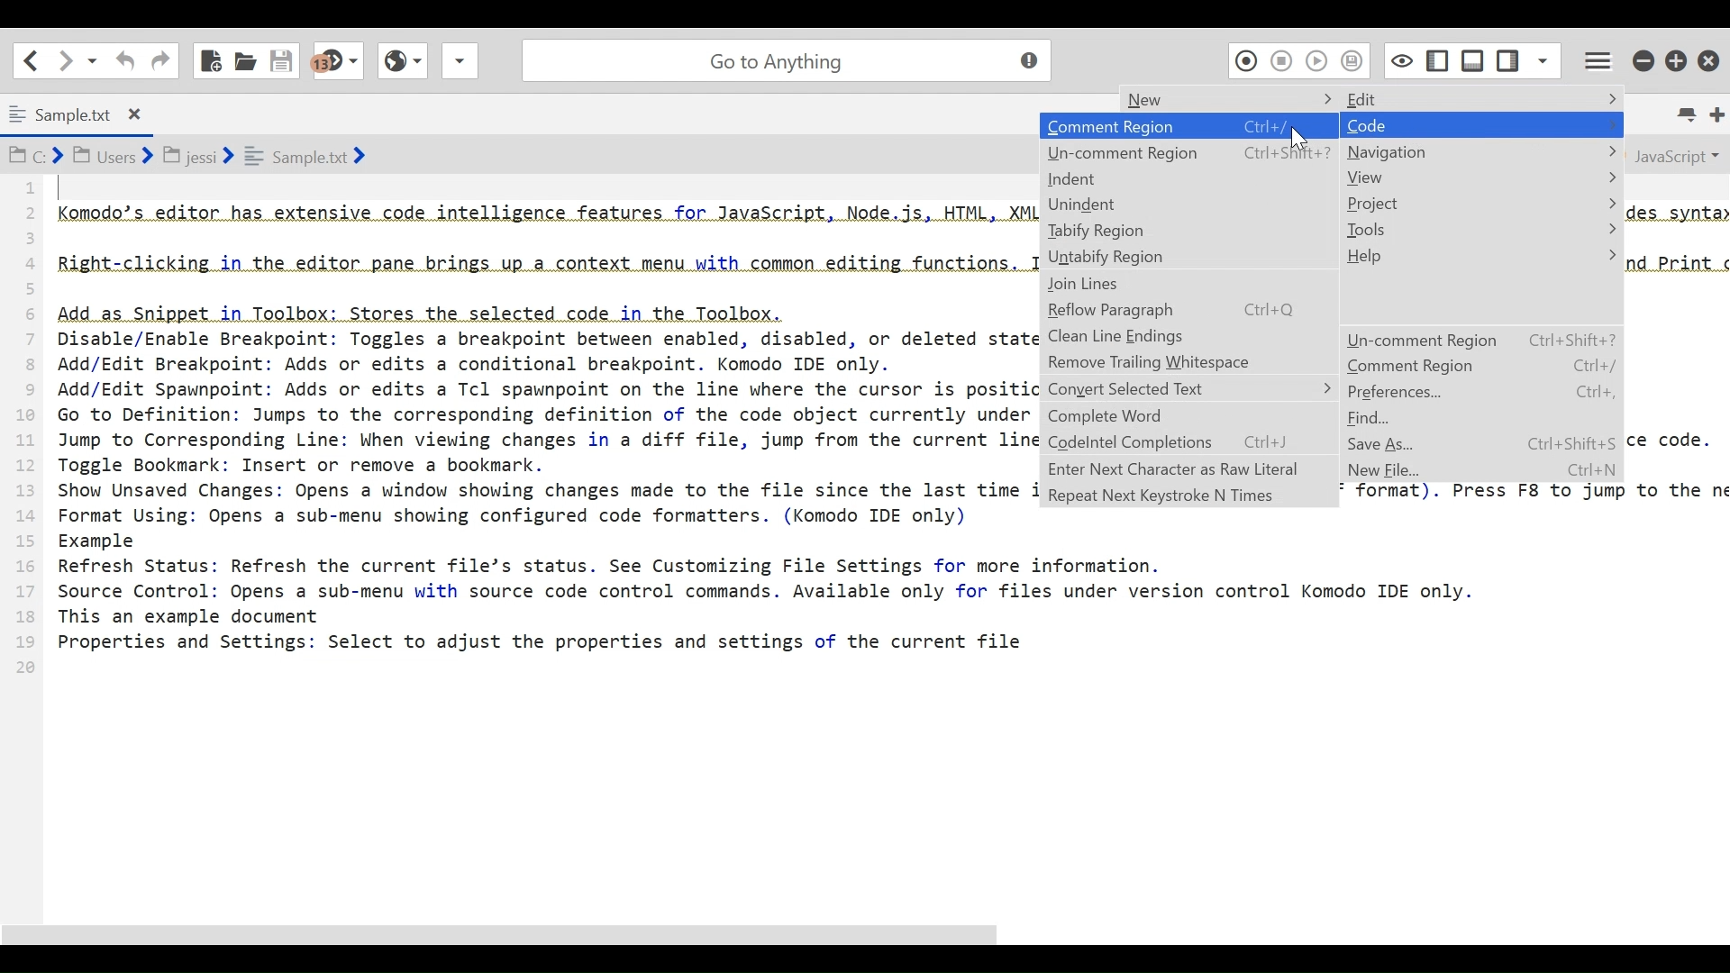 The height and width of the screenshot is (973, 1730). I want to click on Un-comment Region, so click(1188, 152).